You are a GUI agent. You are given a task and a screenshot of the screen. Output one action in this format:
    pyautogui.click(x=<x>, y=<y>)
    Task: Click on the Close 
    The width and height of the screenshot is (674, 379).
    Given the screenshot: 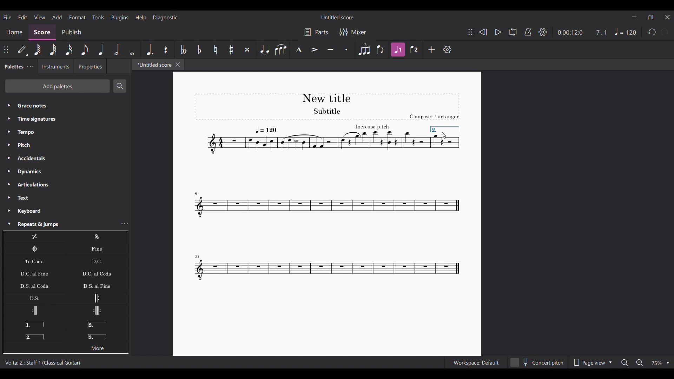 What is the action you would take?
    pyautogui.click(x=178, y=65)
    